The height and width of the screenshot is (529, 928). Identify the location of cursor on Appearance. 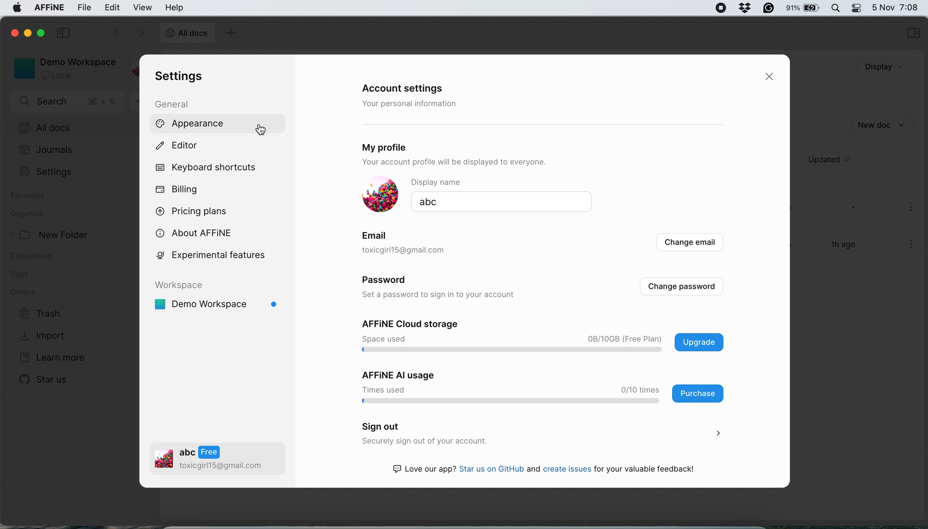
(263, 130).